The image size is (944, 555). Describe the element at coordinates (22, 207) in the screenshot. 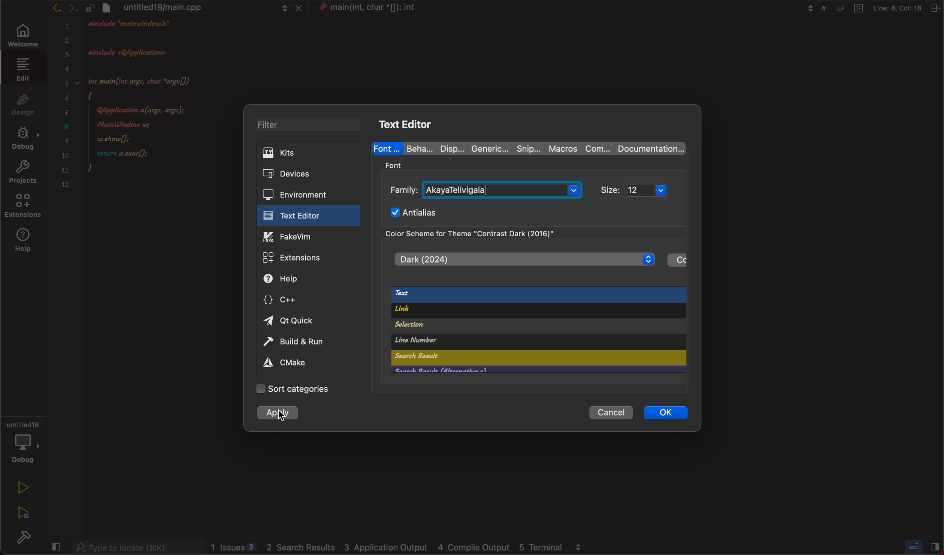

I see `extensions` at that location.